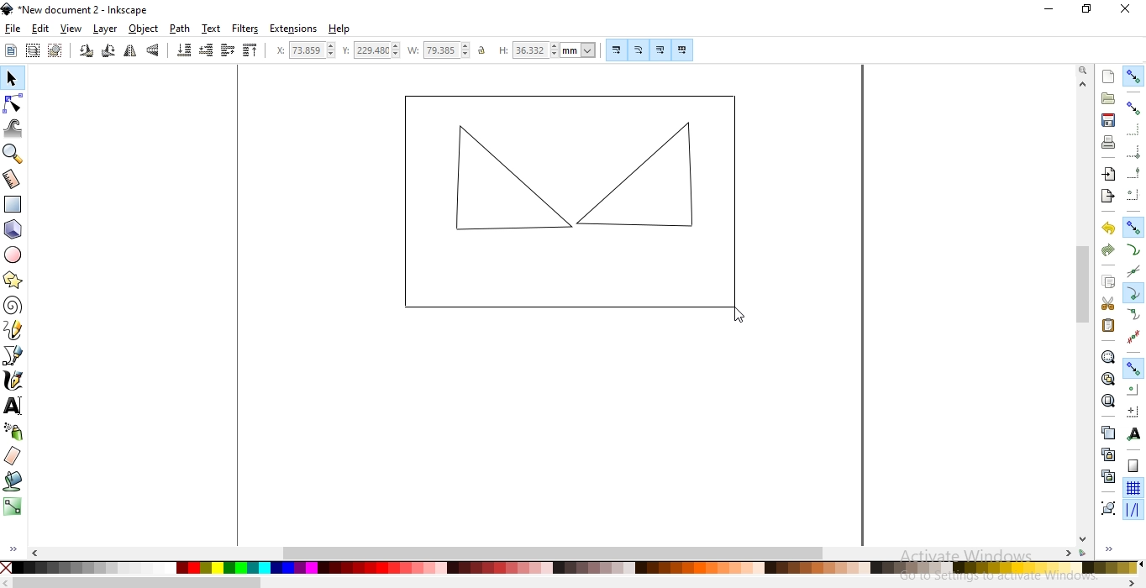 This screenshot has width=1146, height=588. What do you see at coordinates (56, 51) in the screenshot?
I see `deselect any selected objects or nodes` at bounding box center [56, 51].